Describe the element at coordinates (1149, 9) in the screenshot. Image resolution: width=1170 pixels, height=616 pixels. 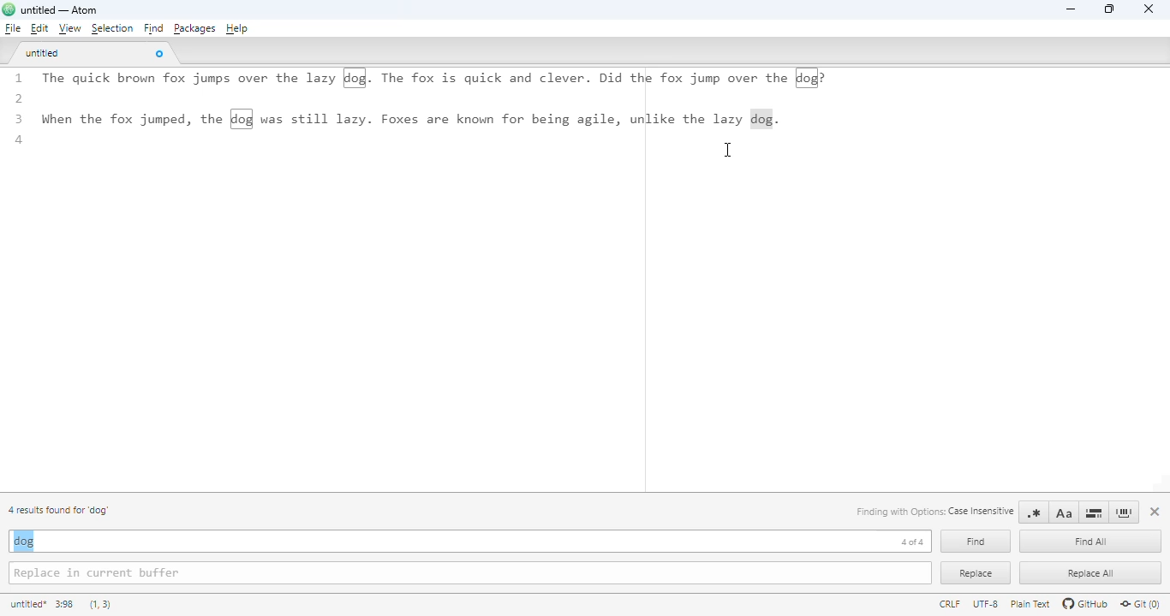
I see `close` at that location.